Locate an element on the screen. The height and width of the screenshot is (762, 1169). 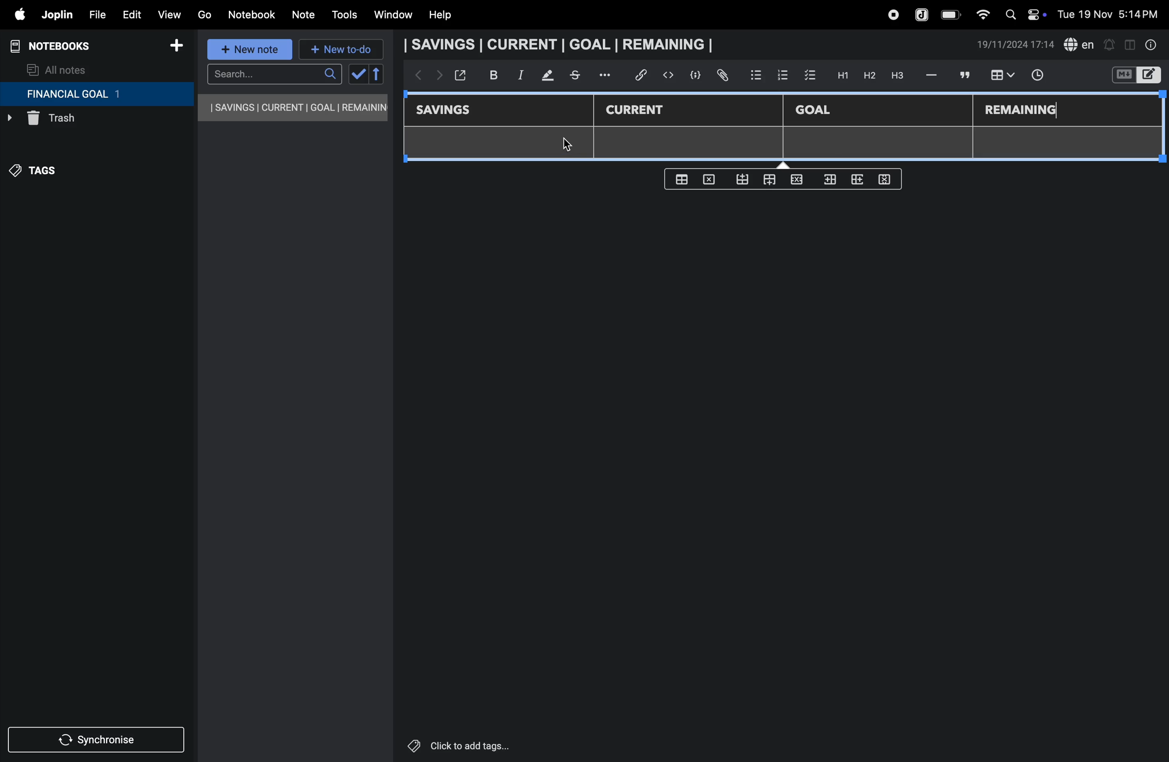
h2 is located at coordinates (868, 75).